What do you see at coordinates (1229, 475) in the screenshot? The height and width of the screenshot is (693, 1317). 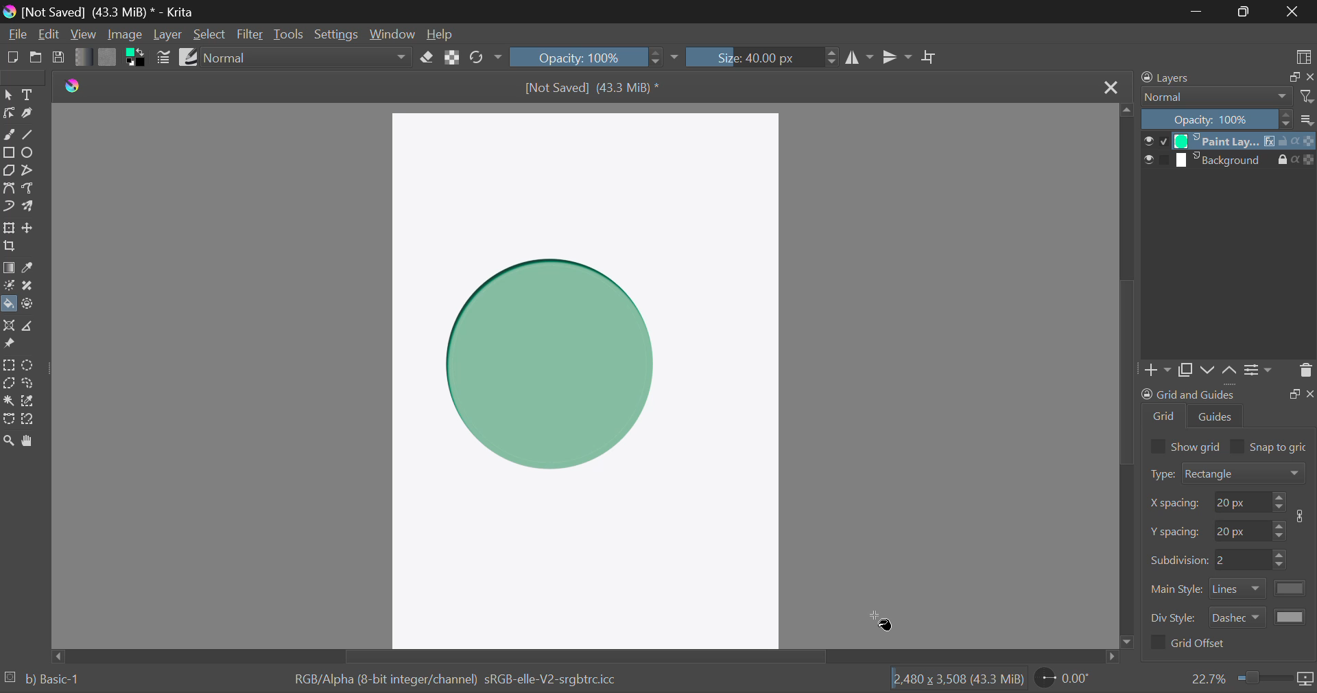 I see `Grid Type` at bounding box center [1229, 475].